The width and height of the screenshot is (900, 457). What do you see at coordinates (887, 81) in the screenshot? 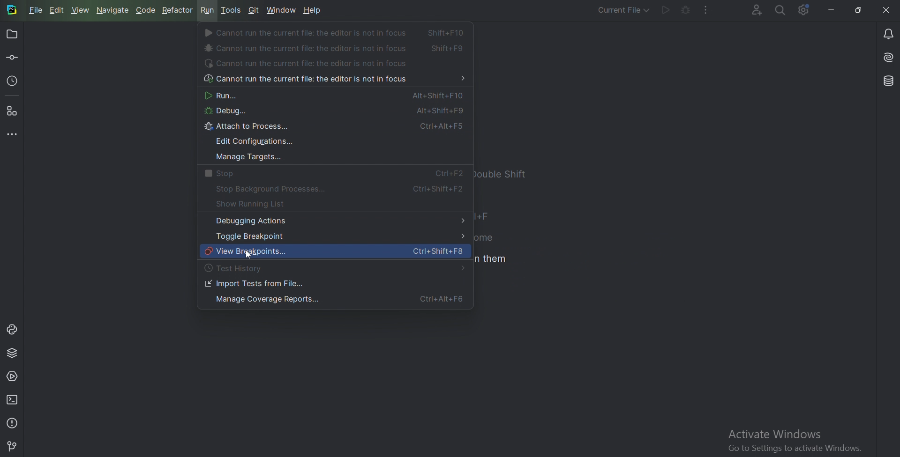
I see `Database` at bounding box center [887, 81].